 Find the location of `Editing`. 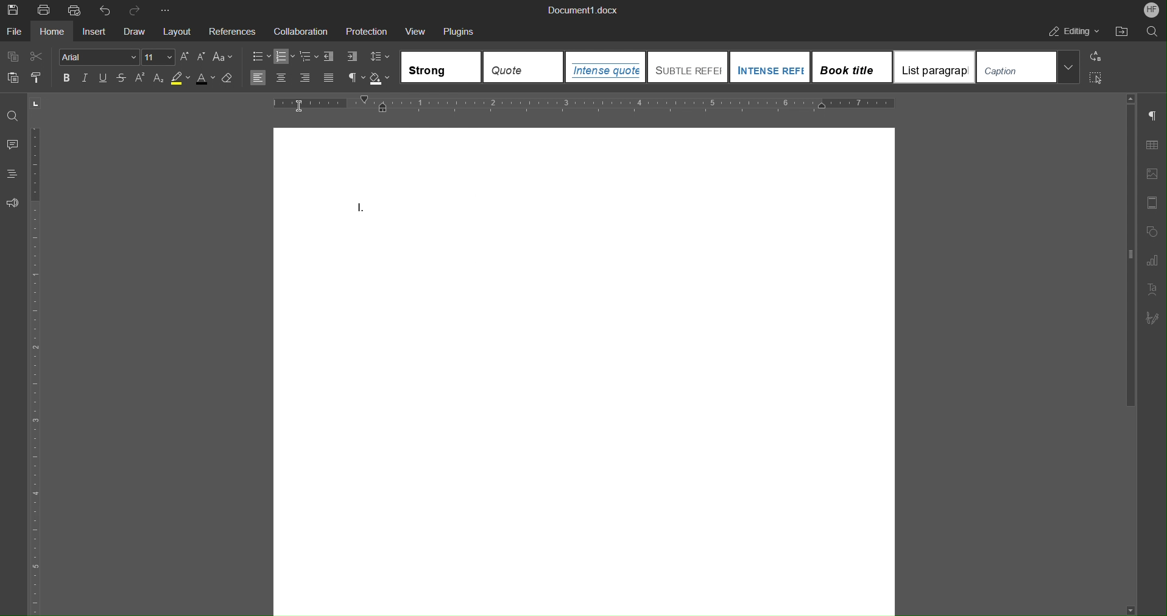

Editing is located at coordinates (1074, 32).